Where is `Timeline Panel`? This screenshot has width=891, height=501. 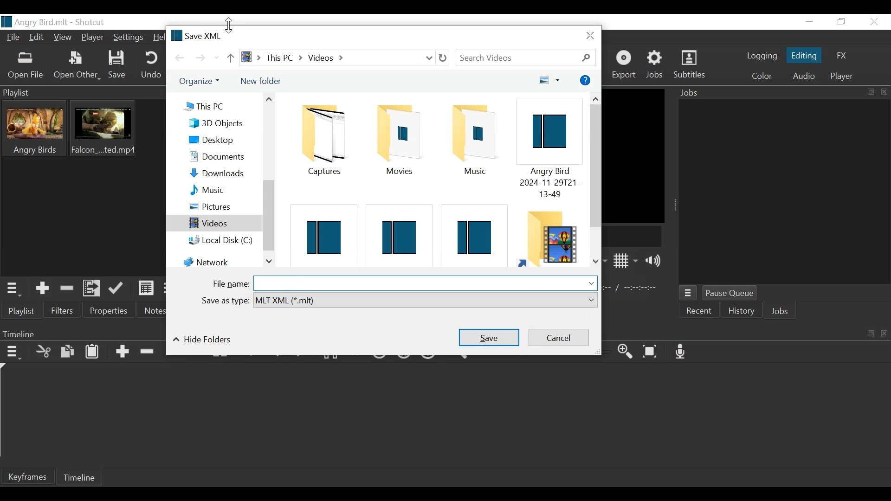 Timeline Panel is located at coordinates (749, 332).